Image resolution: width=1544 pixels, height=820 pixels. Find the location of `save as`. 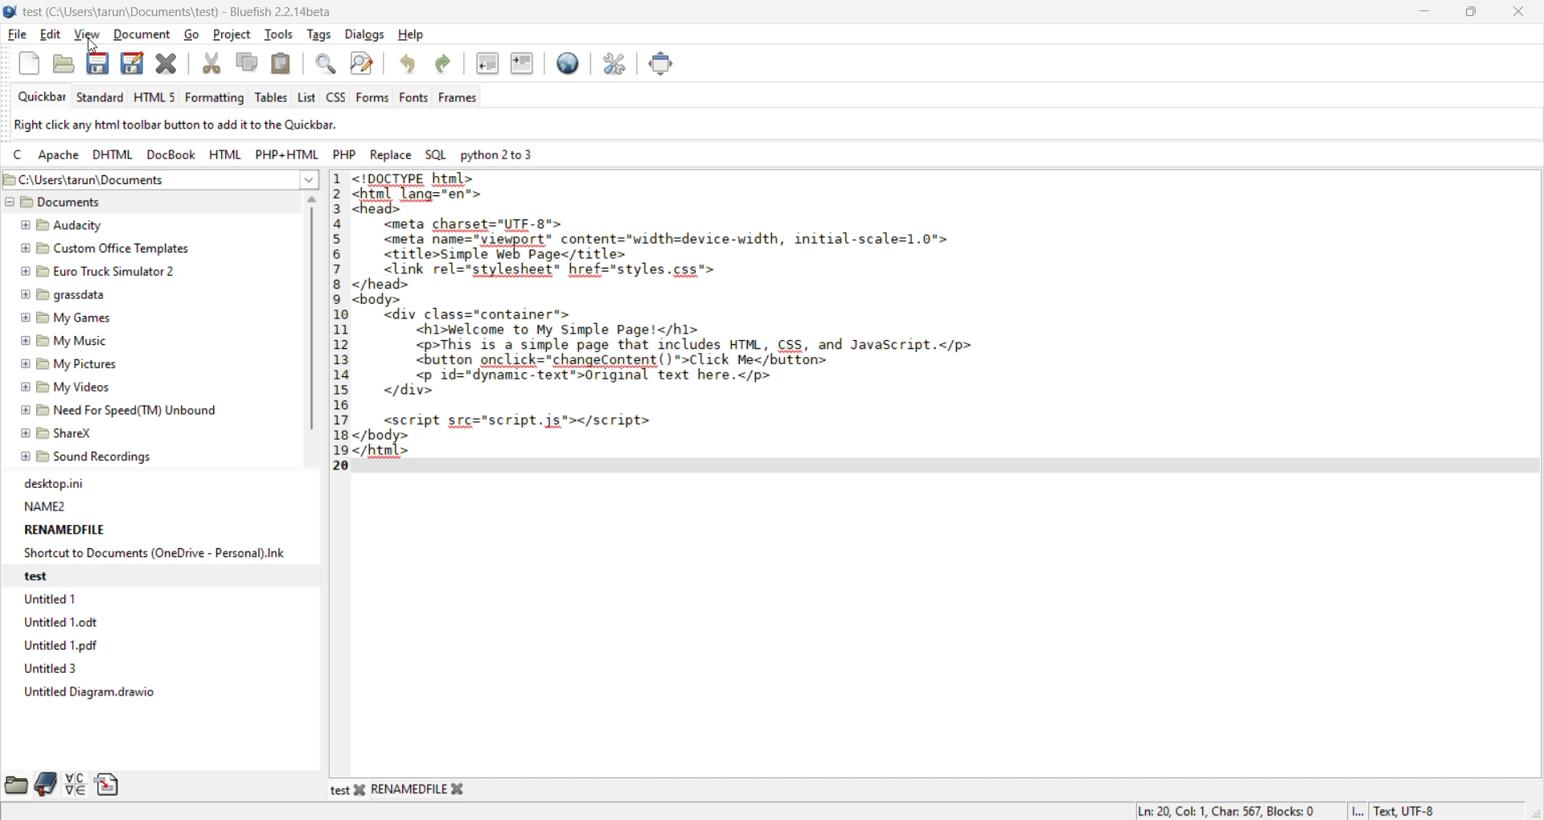

save as is located at coordinates (135, 64).